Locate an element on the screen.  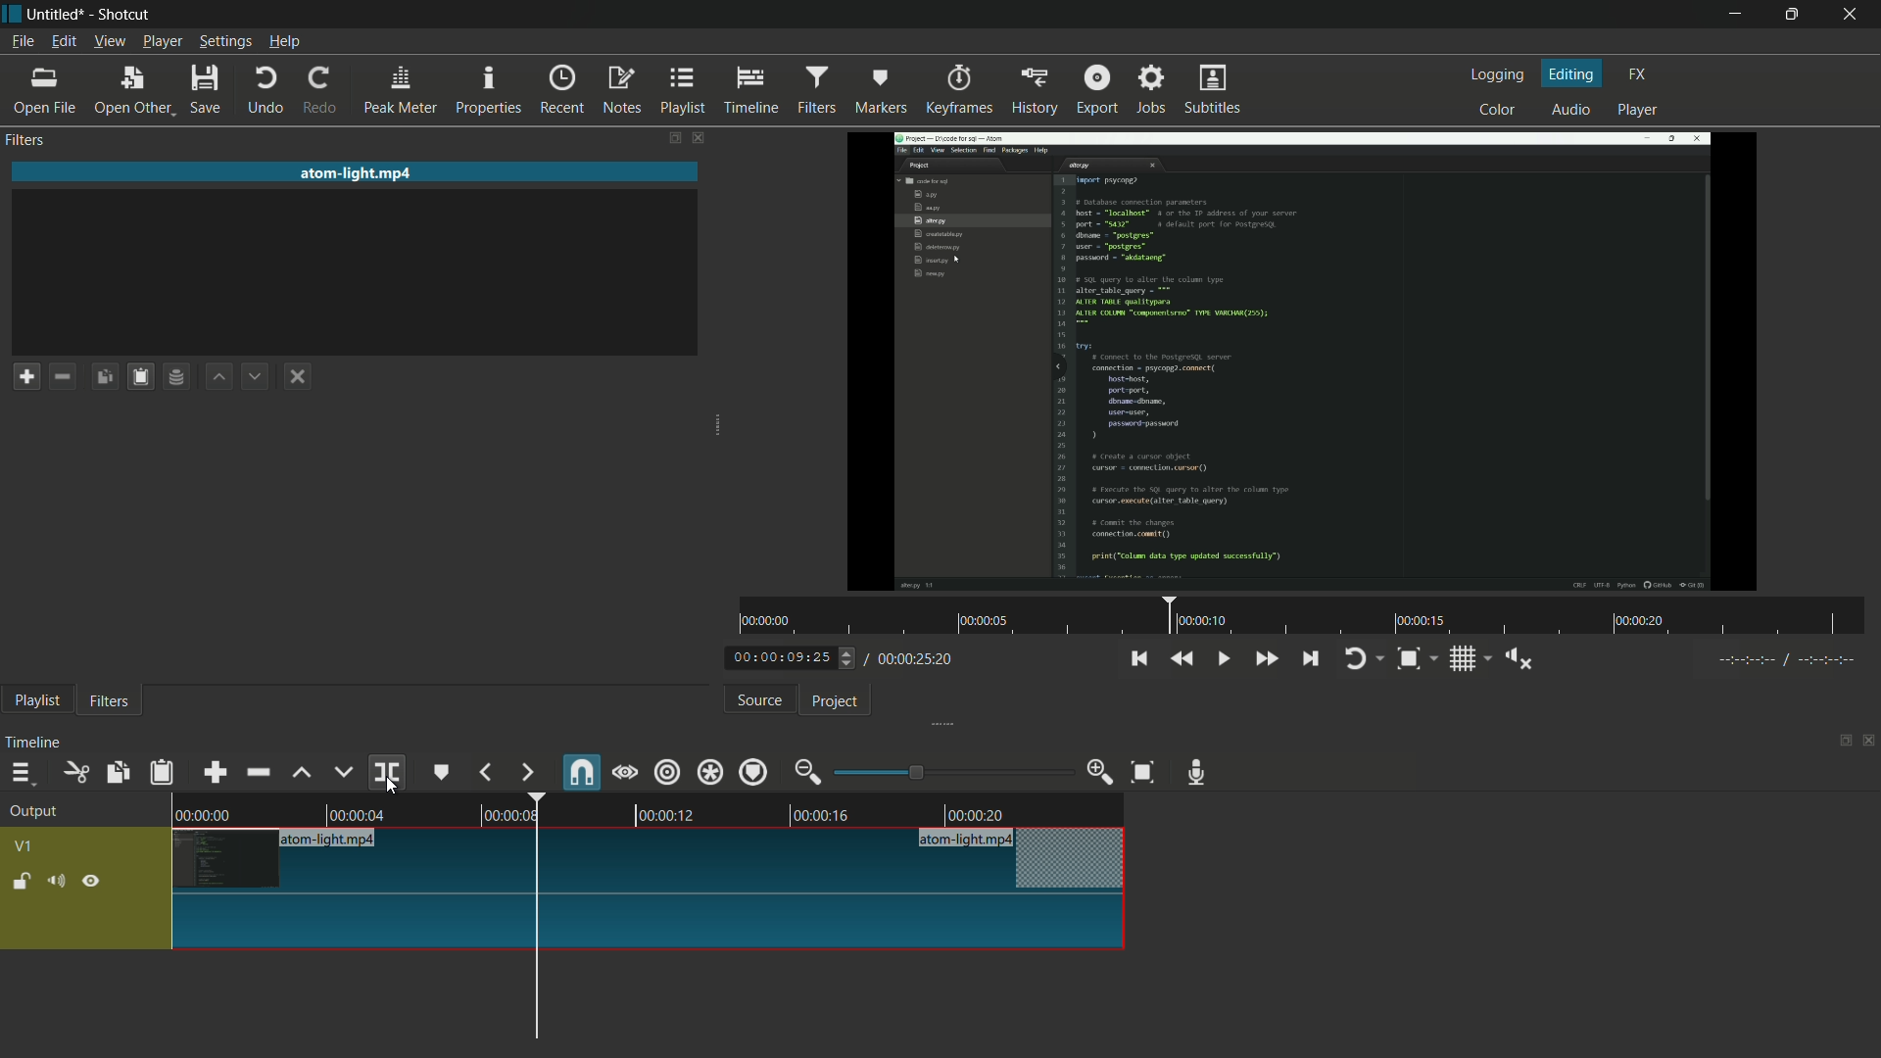
hide is located at coordinates (93, 880).